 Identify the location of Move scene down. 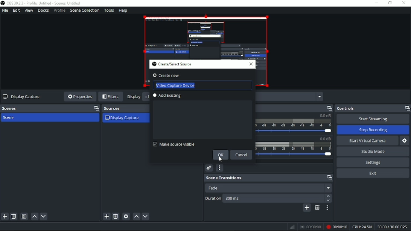
(44, 217).